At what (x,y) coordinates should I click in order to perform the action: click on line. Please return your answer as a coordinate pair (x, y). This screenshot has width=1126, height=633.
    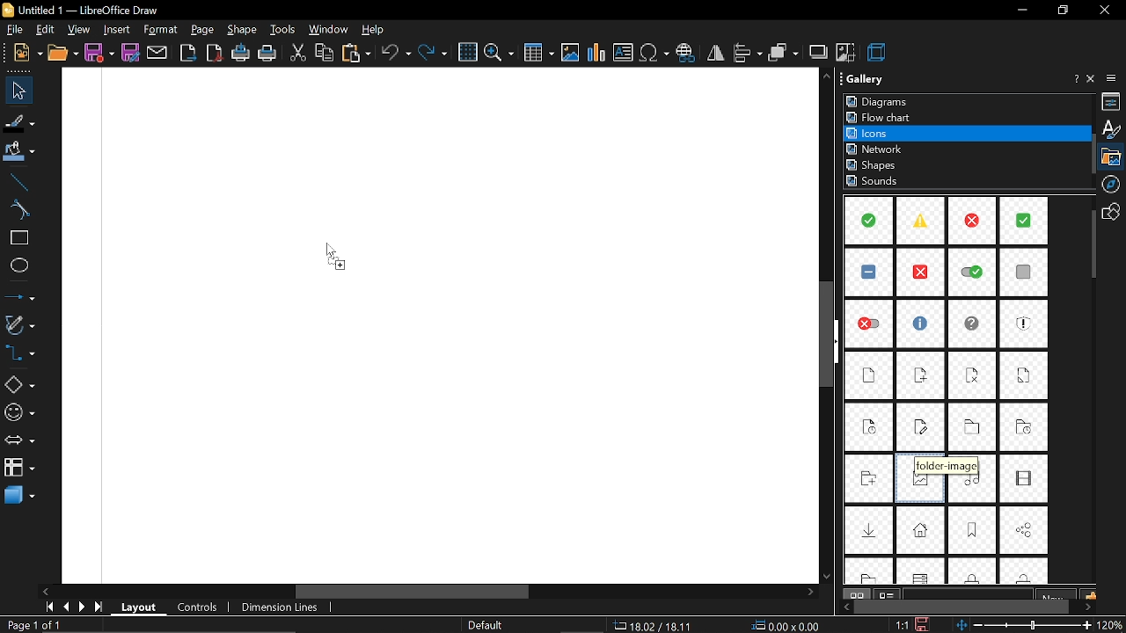
    Looking at the image, I should click on (16, 179).